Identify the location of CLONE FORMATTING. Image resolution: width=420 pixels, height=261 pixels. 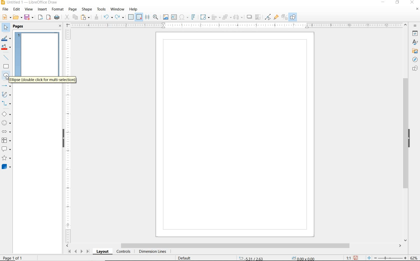
(96, 17).